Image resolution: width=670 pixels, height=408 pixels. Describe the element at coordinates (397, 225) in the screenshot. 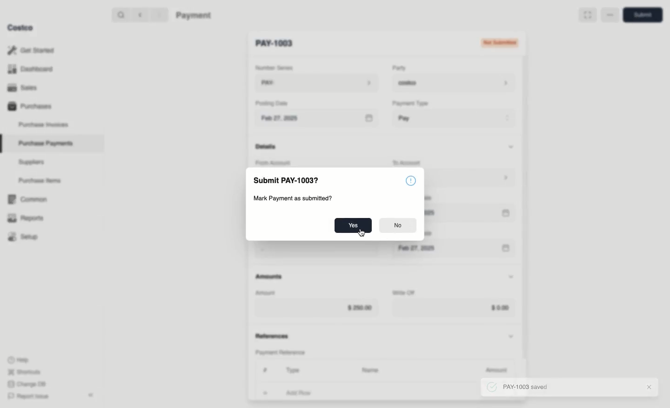

I see `No` at that location.